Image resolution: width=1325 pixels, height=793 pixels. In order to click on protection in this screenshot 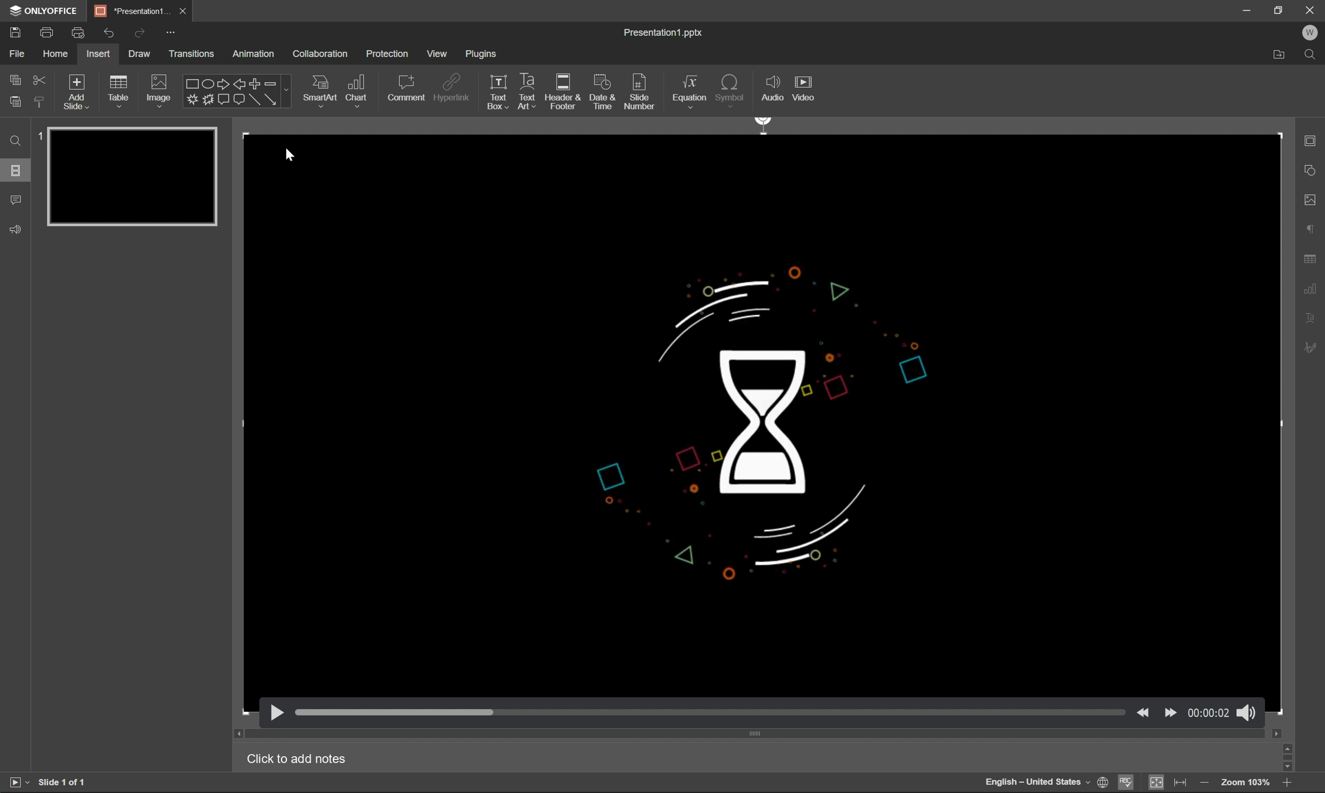, I will do `click(390, 53)`.